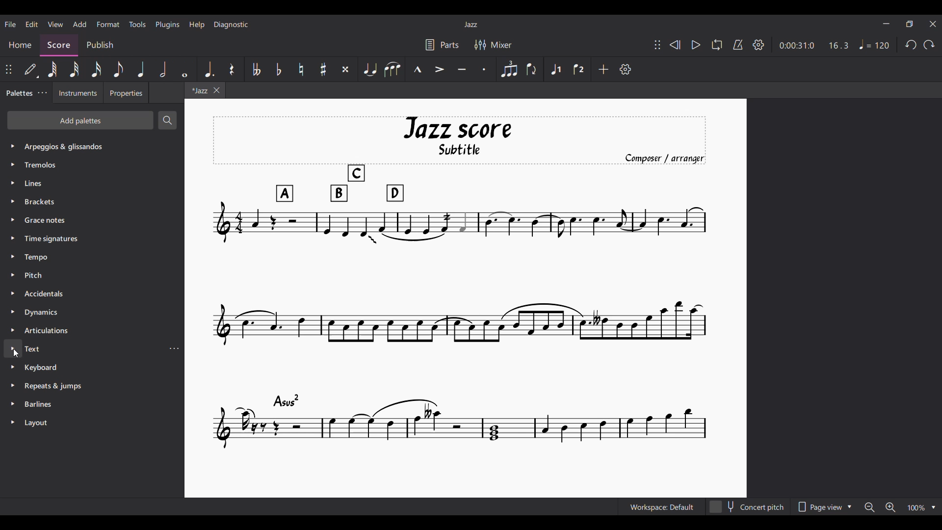  What do you see at coordinates (738, 45) in the screenshot?
I see `Metronome` at bounding box center [738, 45].